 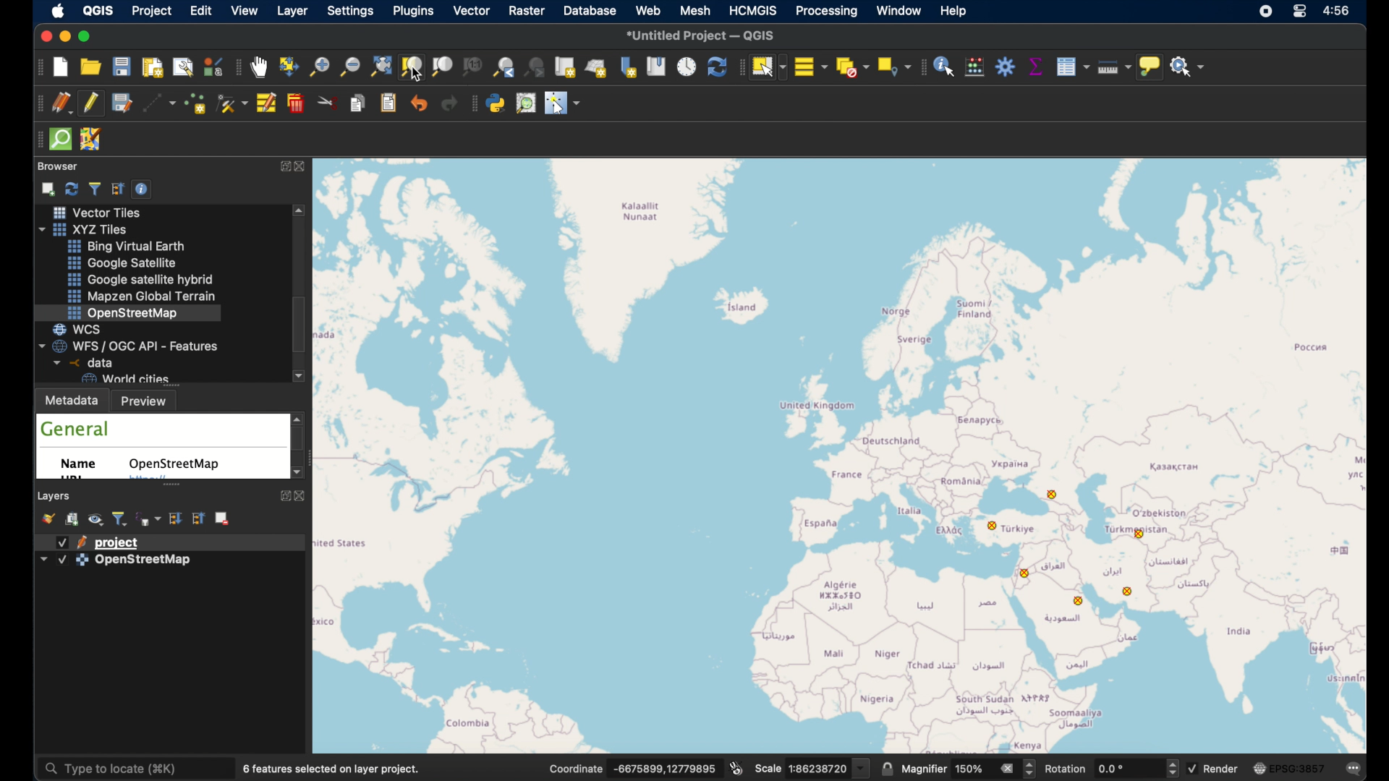 What do you see at coordinates (73, 520) in the screenshot?
I see `add group` at bounding box center [73, 520].